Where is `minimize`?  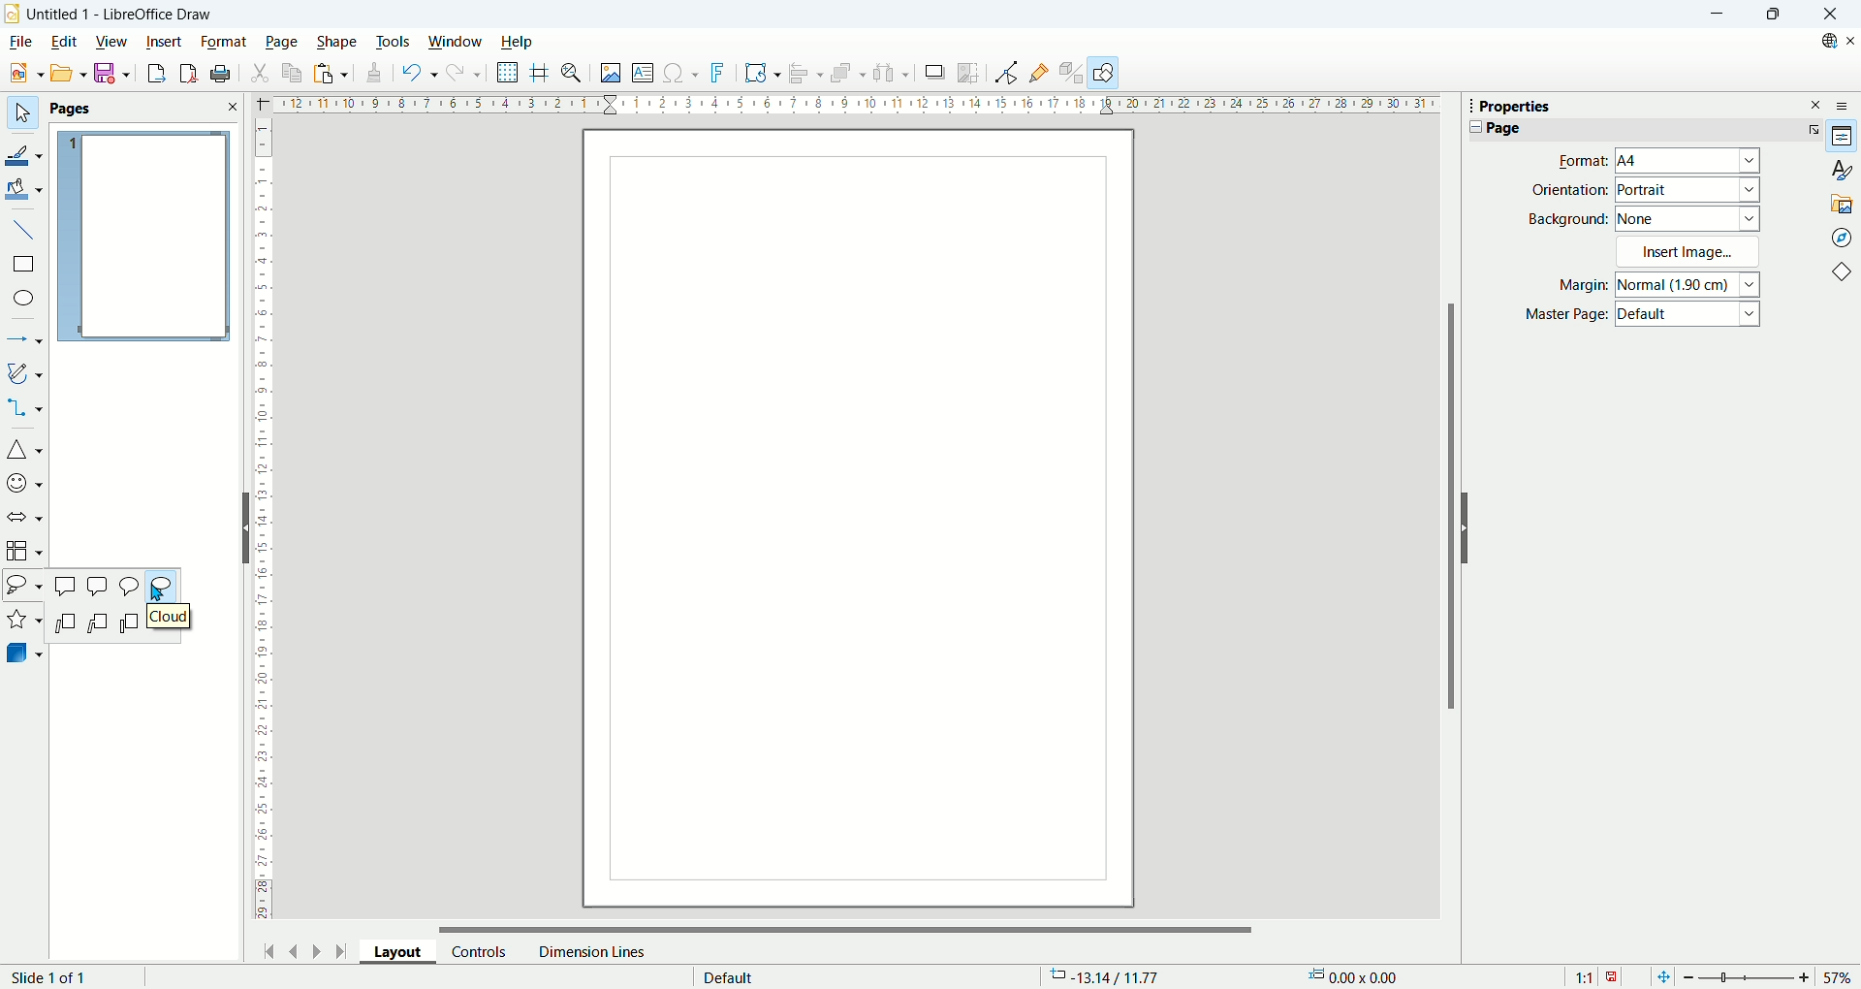
minimize is located at coordinates (1715, 15).